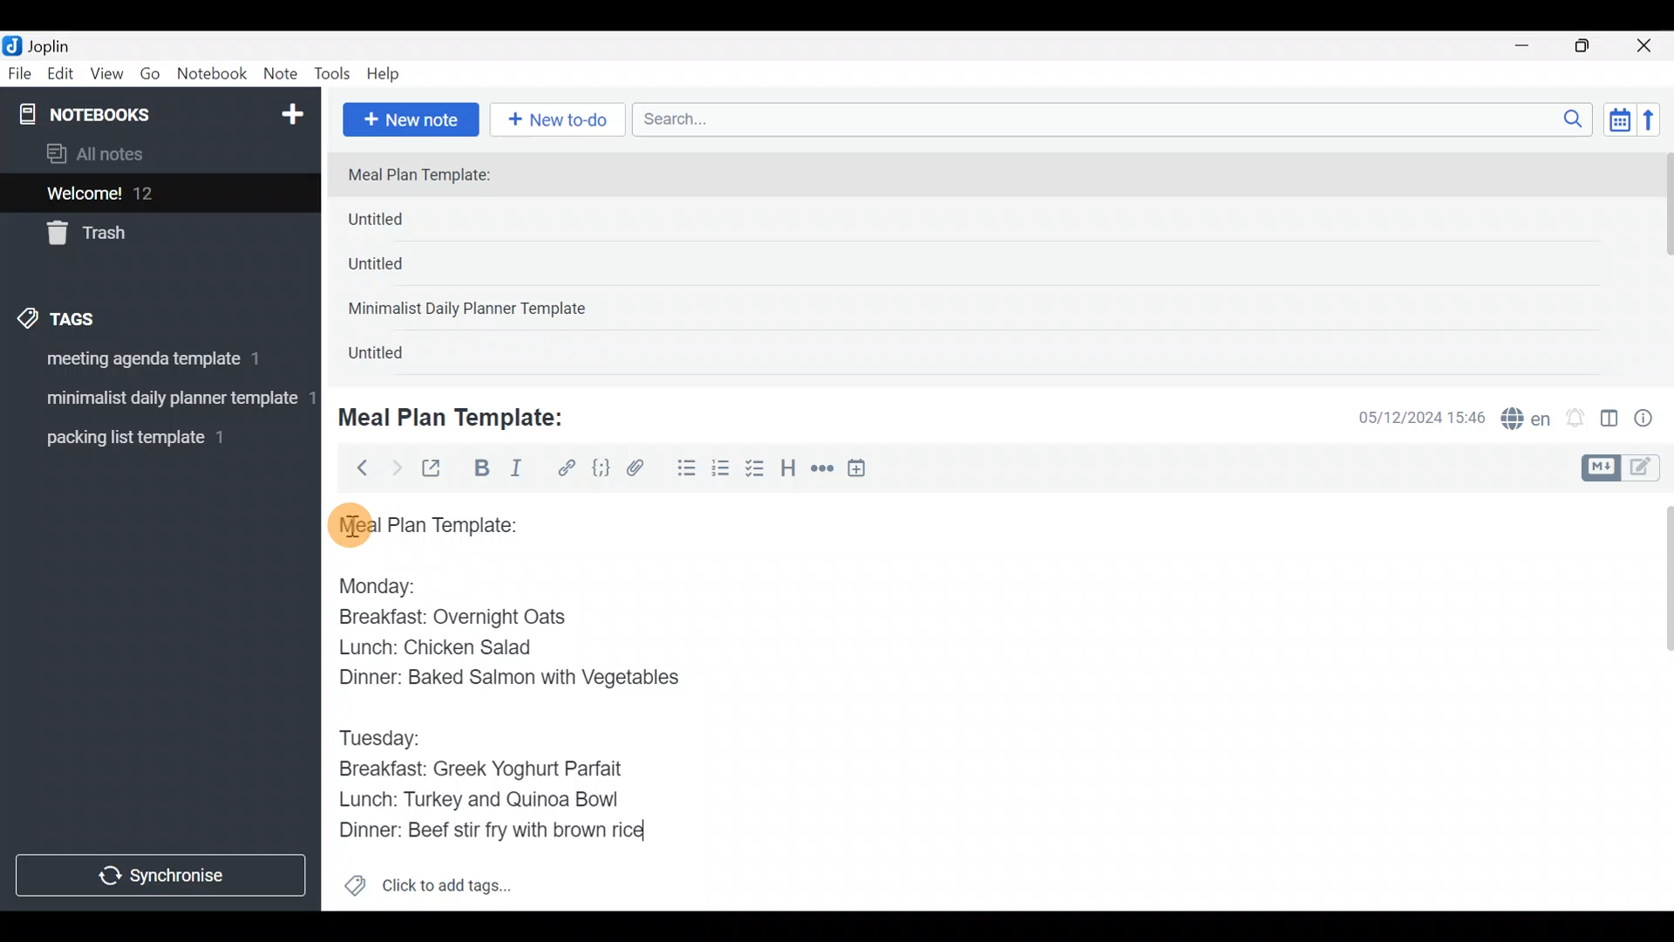 The image size is (1674, 942). I want to click on Forward, so click(396, 468).